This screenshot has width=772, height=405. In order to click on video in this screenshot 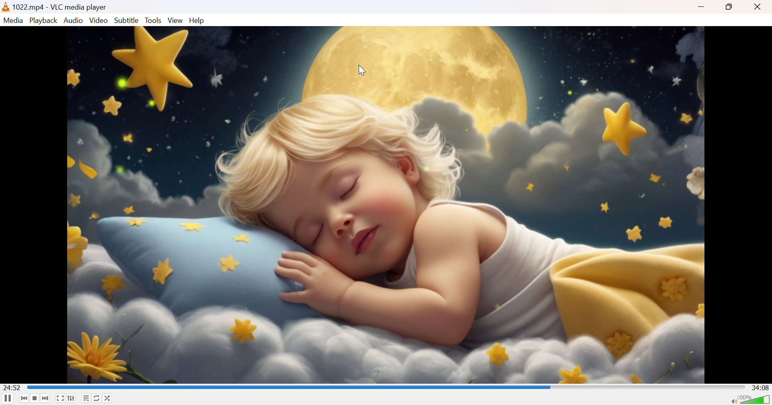, I will do `click(385, 205)`.